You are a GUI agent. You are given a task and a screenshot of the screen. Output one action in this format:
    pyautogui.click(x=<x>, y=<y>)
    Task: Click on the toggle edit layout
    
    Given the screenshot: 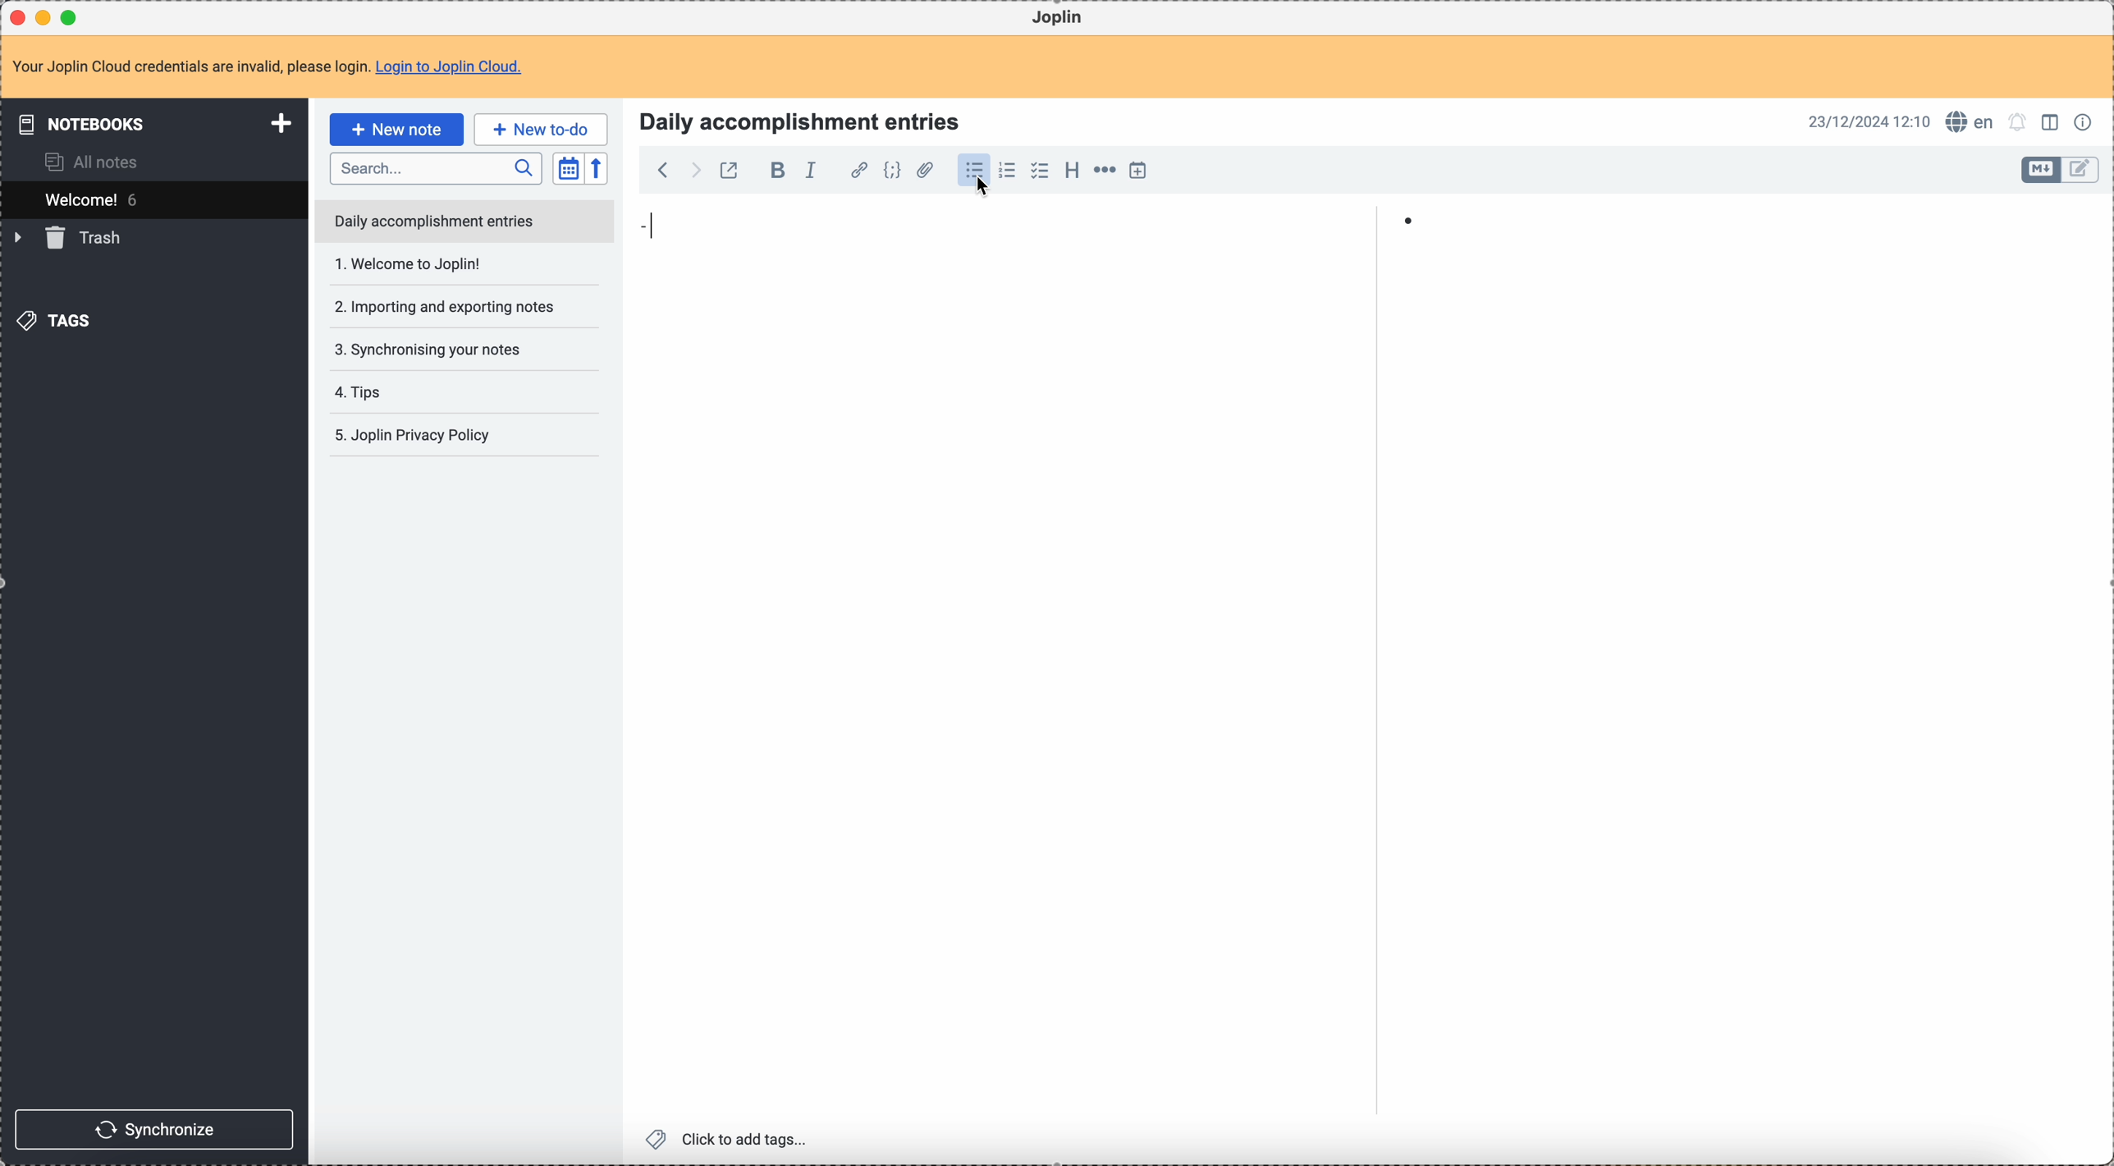 What is the action you would take?
    pyautogui.click(x=2042, y=170)
    